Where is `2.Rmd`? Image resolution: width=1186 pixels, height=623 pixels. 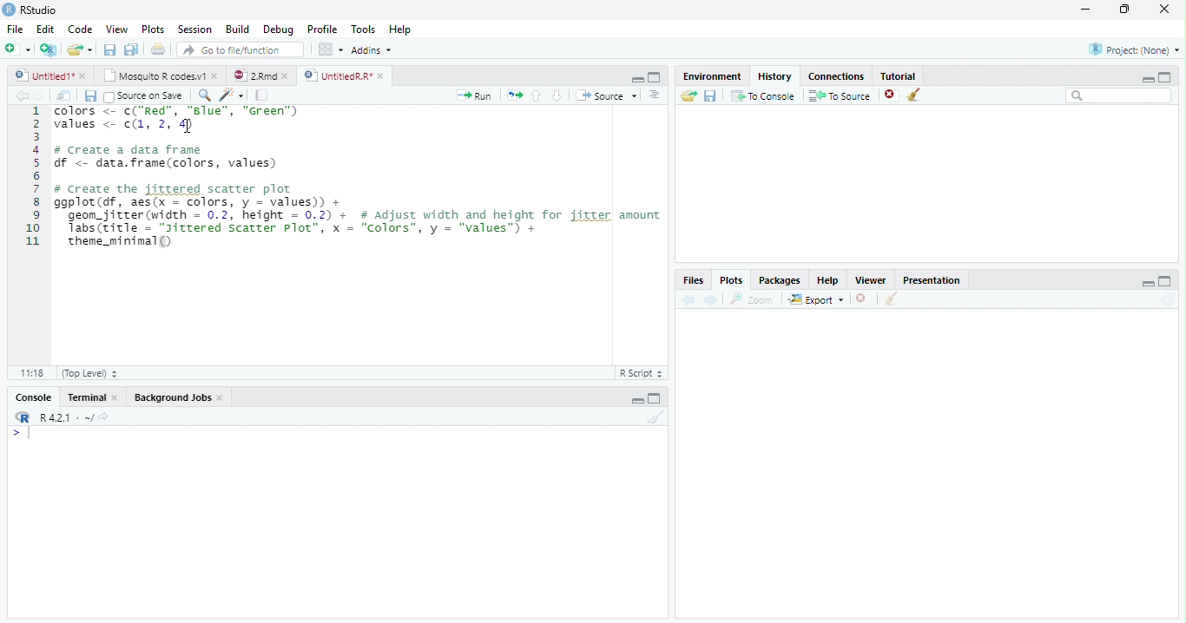
2.Rmd is located at coordinates (253, 75).